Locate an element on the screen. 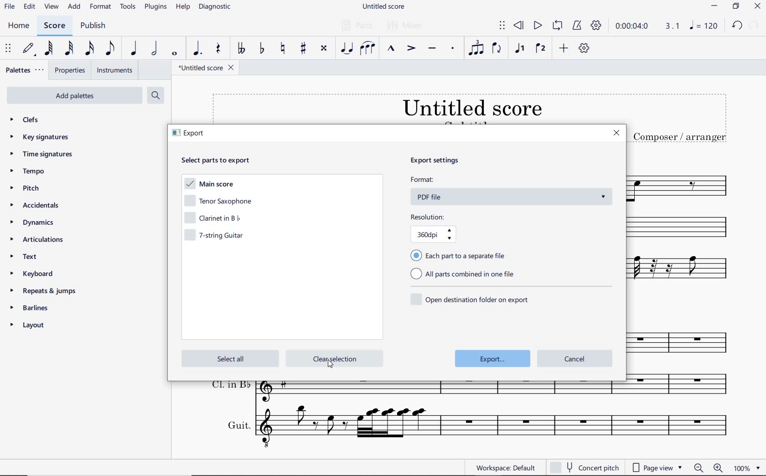 The height and width of the screenshot is (476, 766). accidentals is located at coordinates (36, 207).